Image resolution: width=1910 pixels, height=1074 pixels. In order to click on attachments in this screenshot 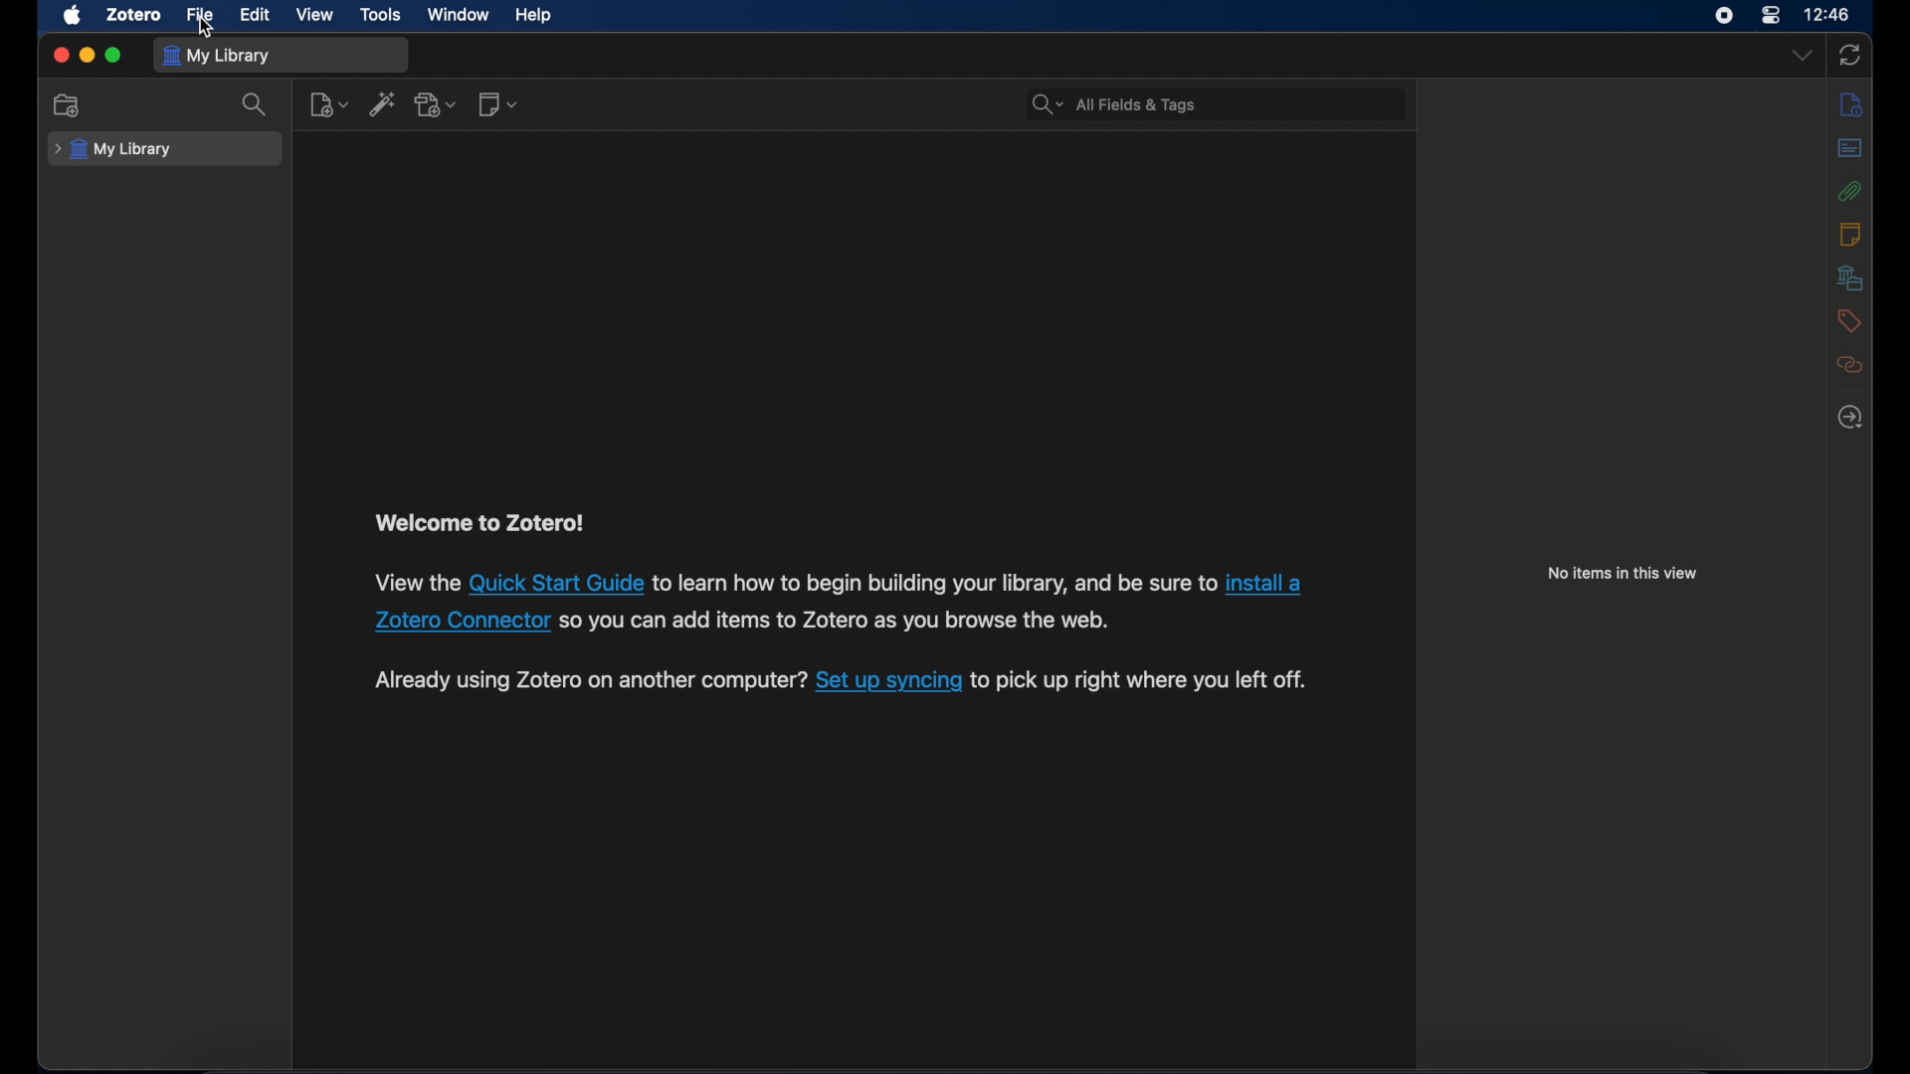, I will do `click(1851, 191)`.